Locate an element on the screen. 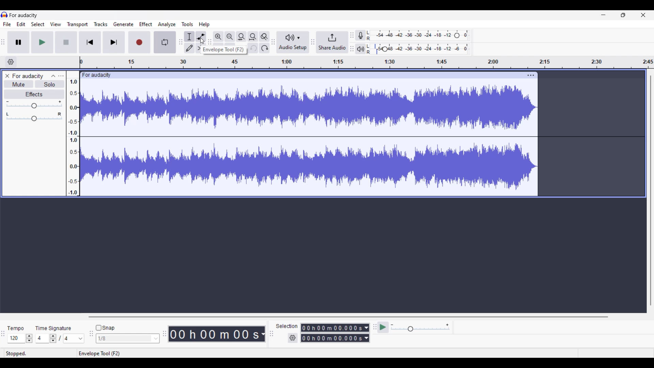  Solo is located at coordinates (49, 84).